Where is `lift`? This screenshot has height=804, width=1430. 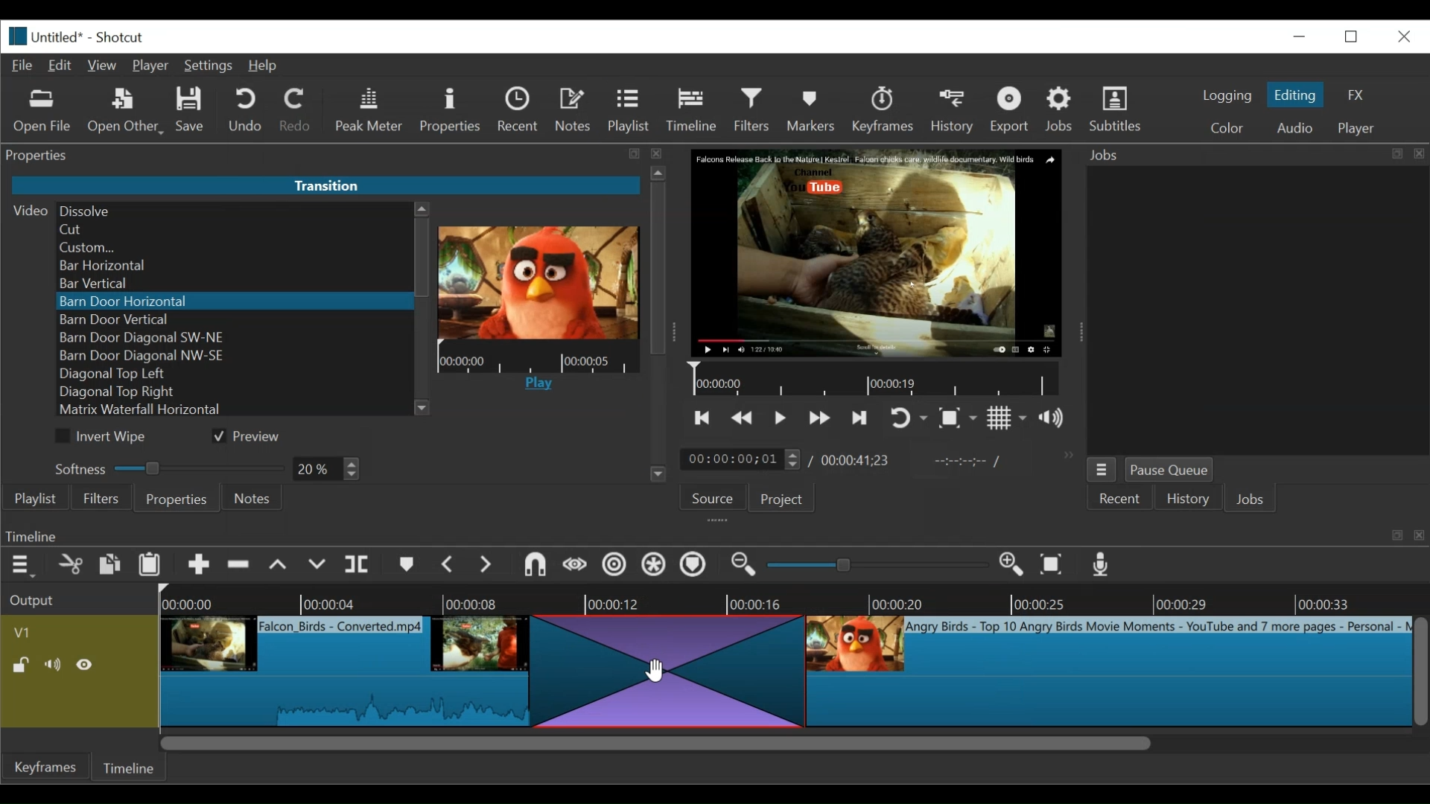 lift is located at coordinates (279, 566).